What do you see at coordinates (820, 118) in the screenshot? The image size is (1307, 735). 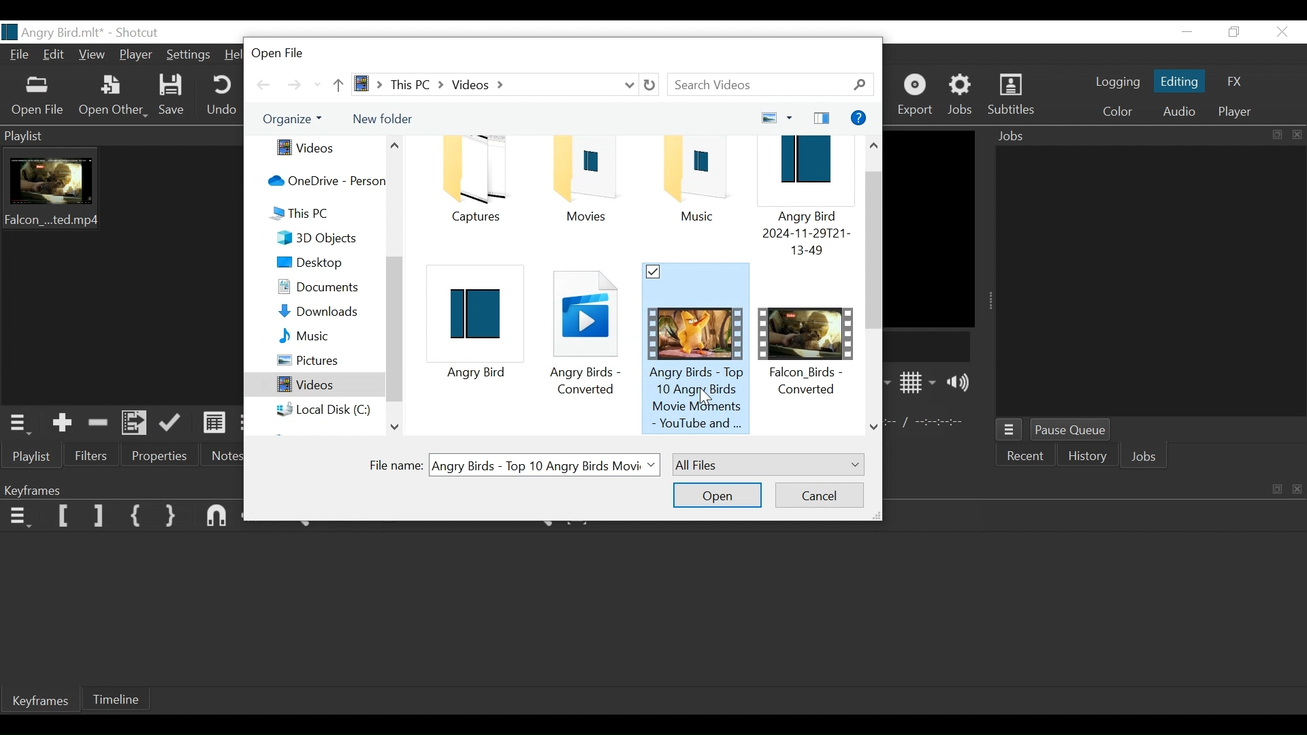 I see `Show your preview pane` at bounding box center [820, 118].